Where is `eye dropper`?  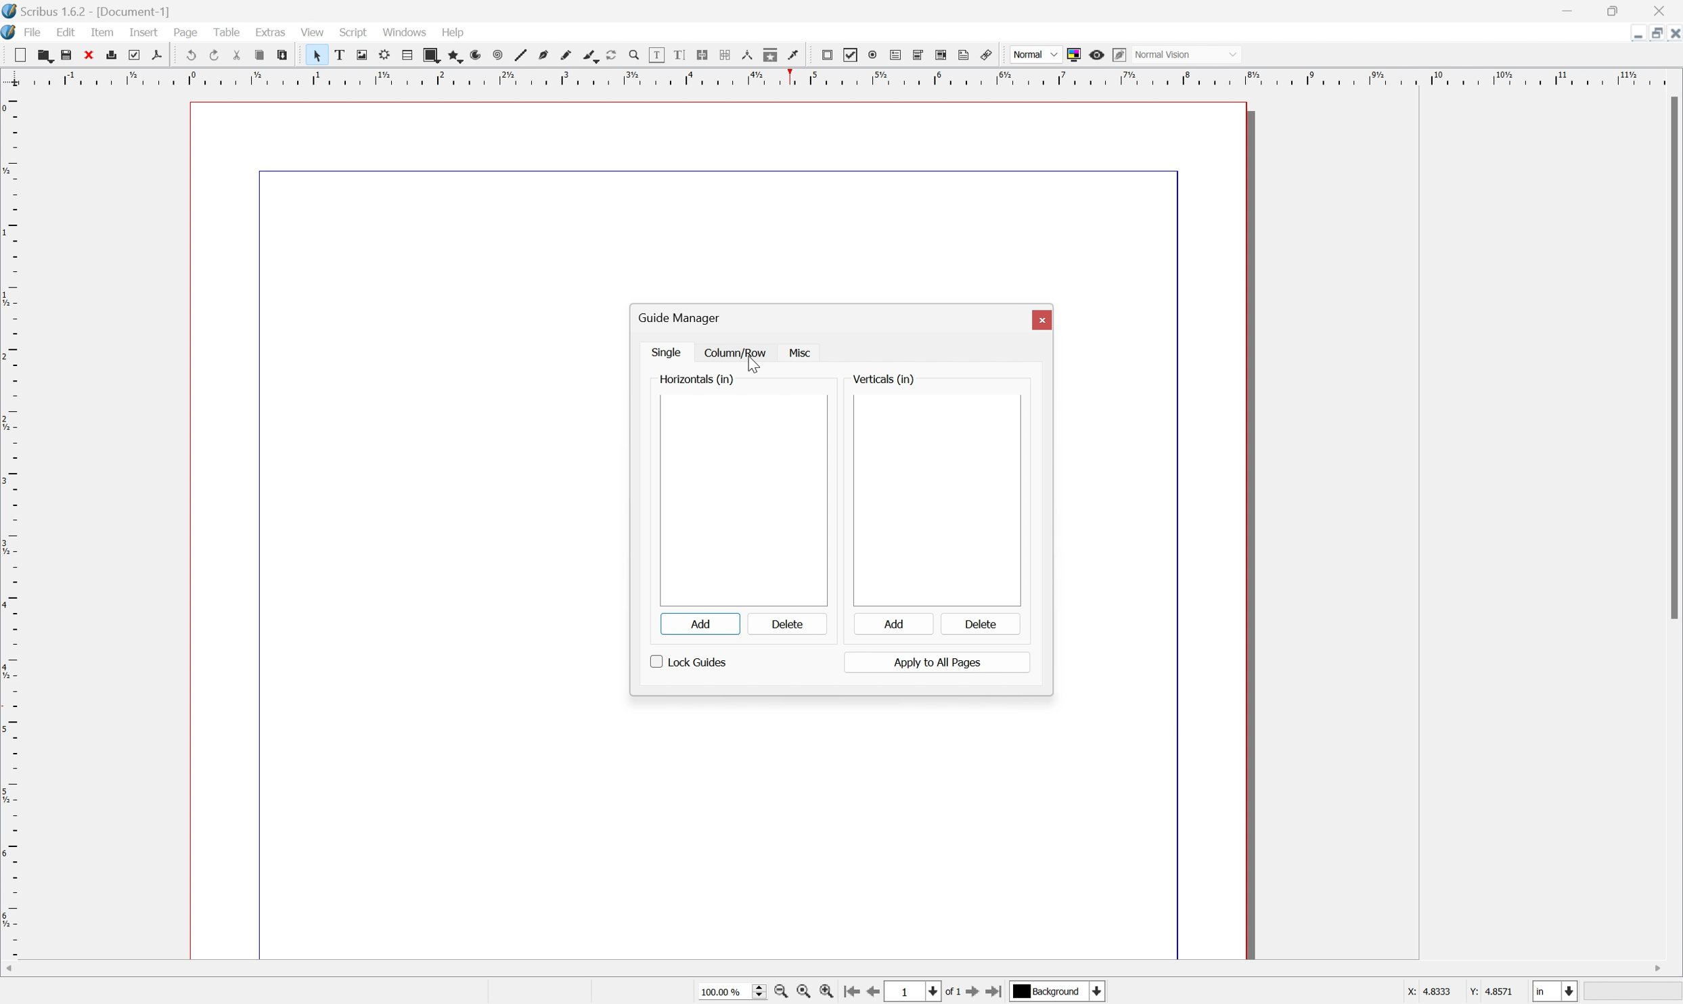 eye dropper is located at coordinates (794, 56).